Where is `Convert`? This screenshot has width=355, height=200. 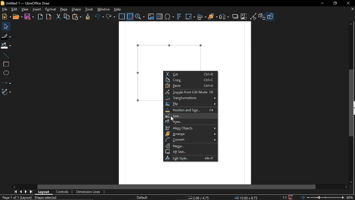 Convert is located at coordinates (190, 140).